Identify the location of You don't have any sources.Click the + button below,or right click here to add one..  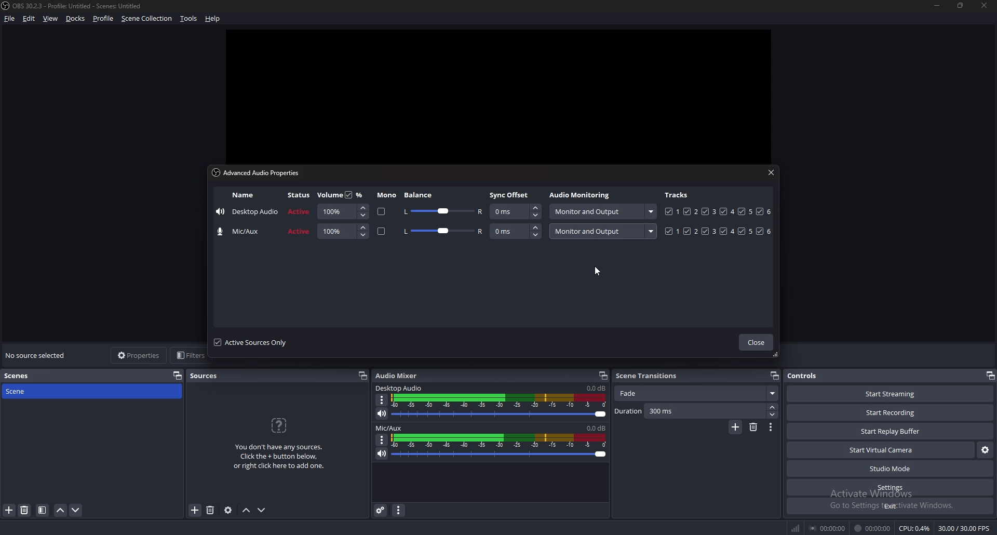
(279, 458).